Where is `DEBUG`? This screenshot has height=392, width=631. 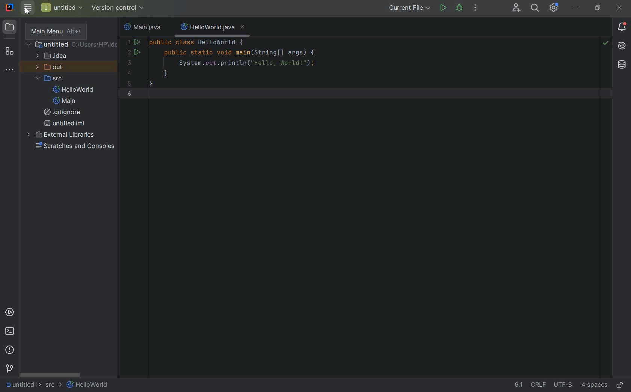
DEBUG is located at coordinates (460, 8).